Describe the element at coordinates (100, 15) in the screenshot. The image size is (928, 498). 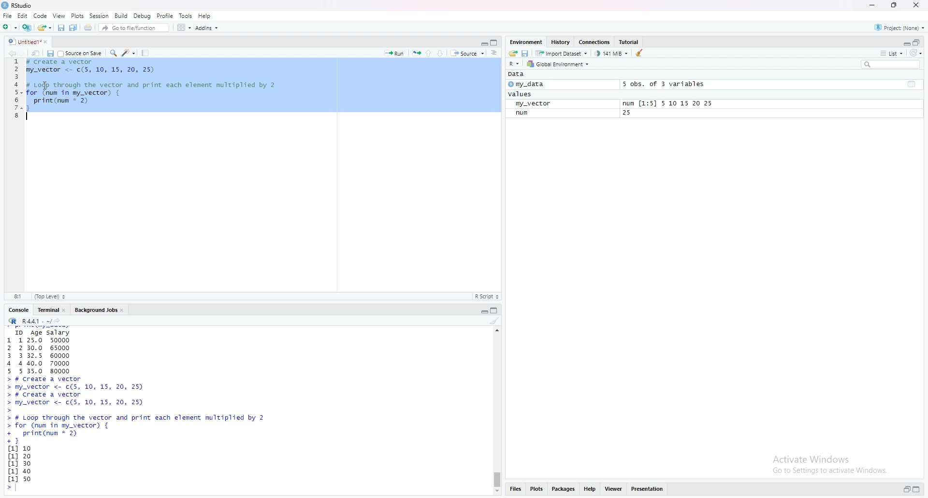
I see `session` at that location.